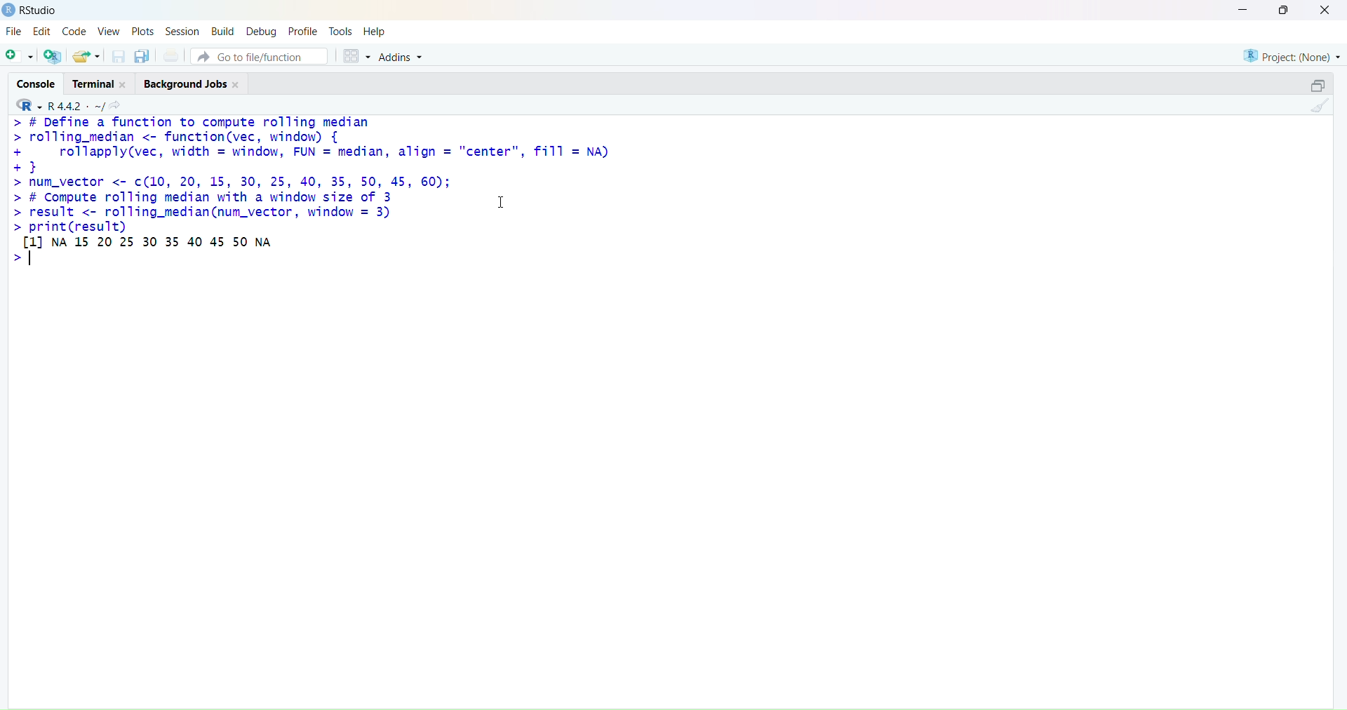  What do you see at coordinates (1325, 9) in the screenshot?
I see `close` at bounding box center [1325, 9].